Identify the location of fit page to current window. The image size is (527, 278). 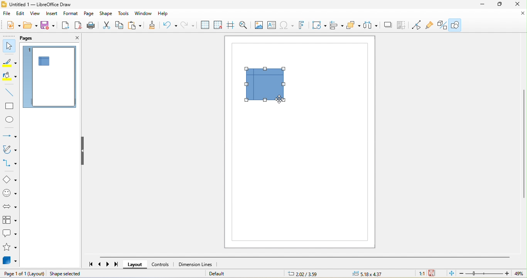
(449, 273).